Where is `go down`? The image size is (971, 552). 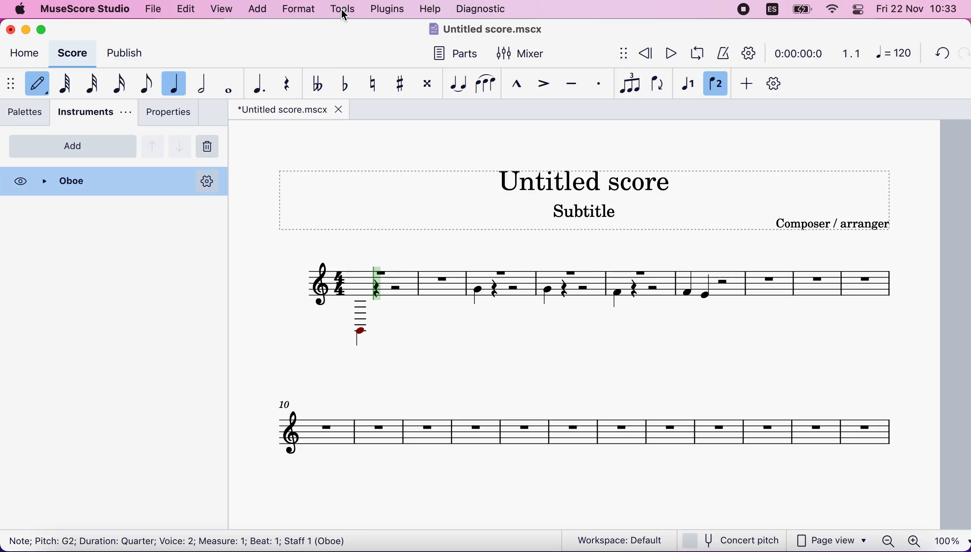 go down is located at coordinates (180, 145).